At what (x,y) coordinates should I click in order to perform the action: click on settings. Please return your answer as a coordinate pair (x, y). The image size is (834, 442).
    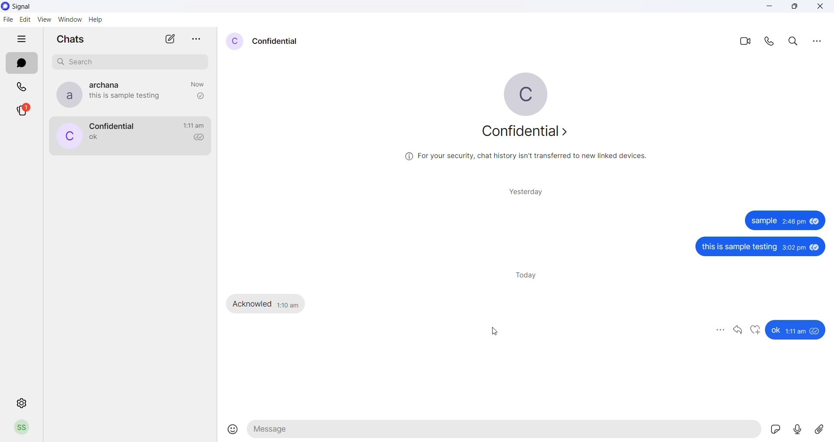
    Looking at the image, I should click on (22, 403).